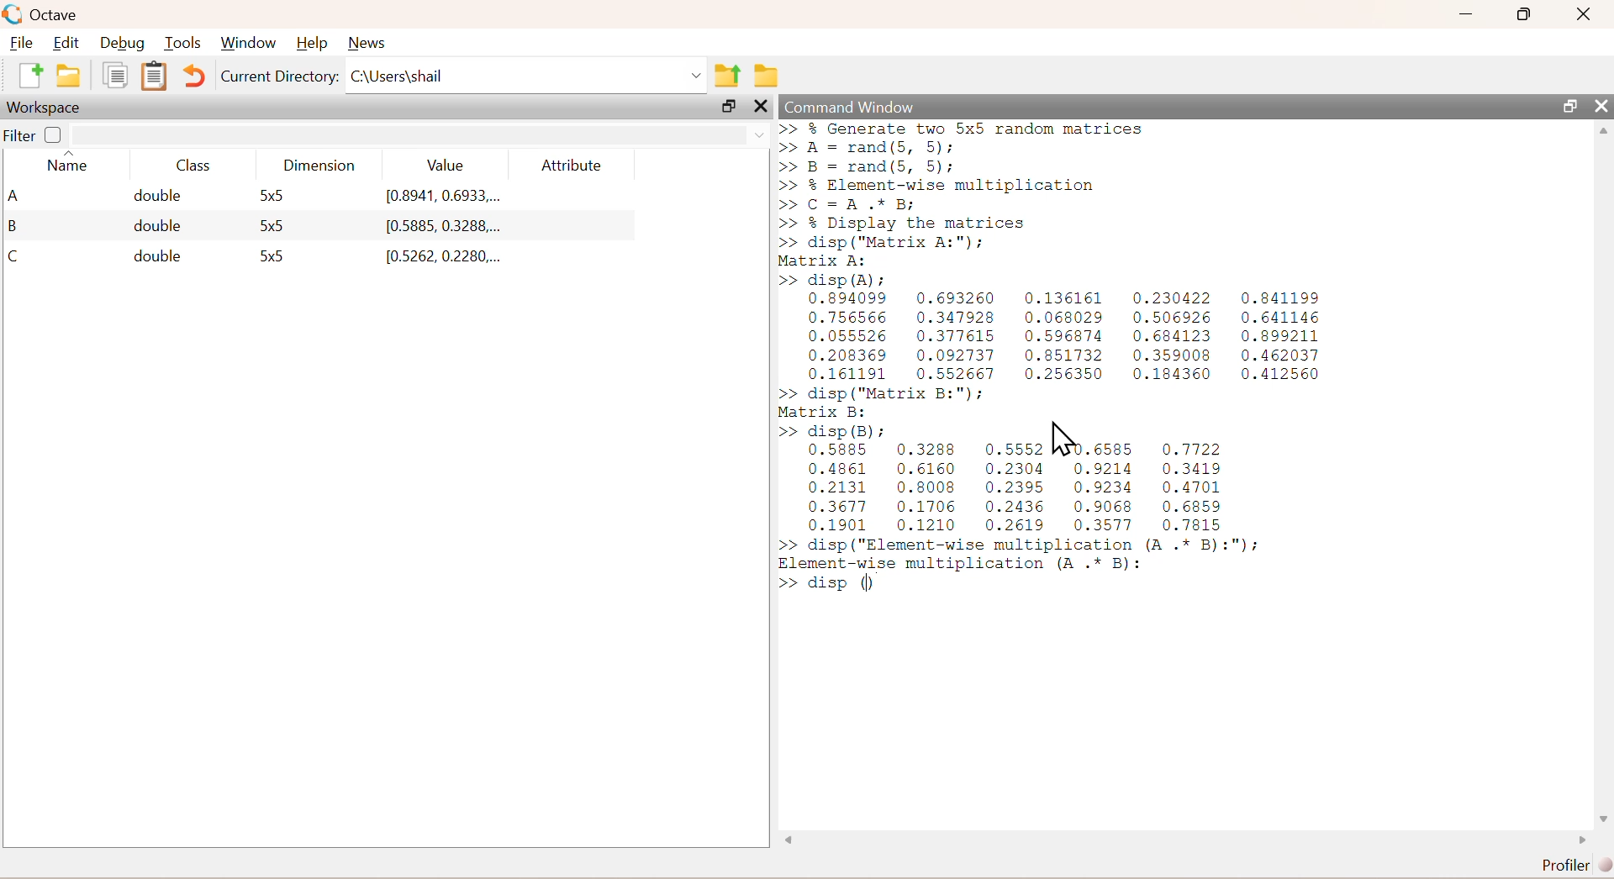 The image size is (1614, 879). Describe the element at coordinates (29, 79) in the screenshot. I see `New script` at that location.